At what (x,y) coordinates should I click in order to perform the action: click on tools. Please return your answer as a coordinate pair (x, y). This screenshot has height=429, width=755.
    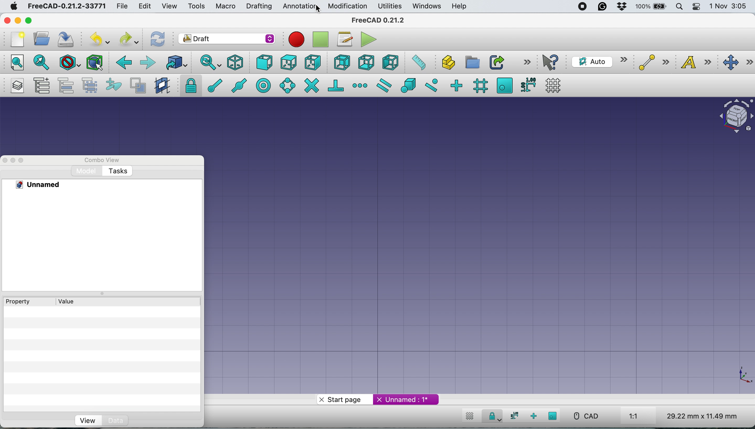
    Looking at the image, I should click on (196, 6).